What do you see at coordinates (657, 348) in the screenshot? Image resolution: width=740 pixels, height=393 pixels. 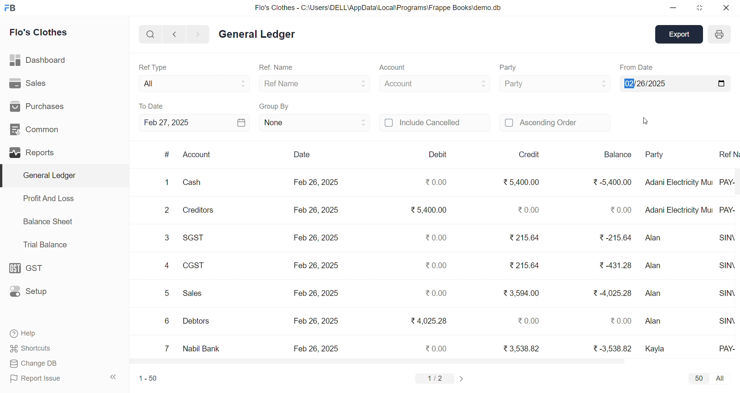 I see `Kayla` at bounding box center [657, 348].